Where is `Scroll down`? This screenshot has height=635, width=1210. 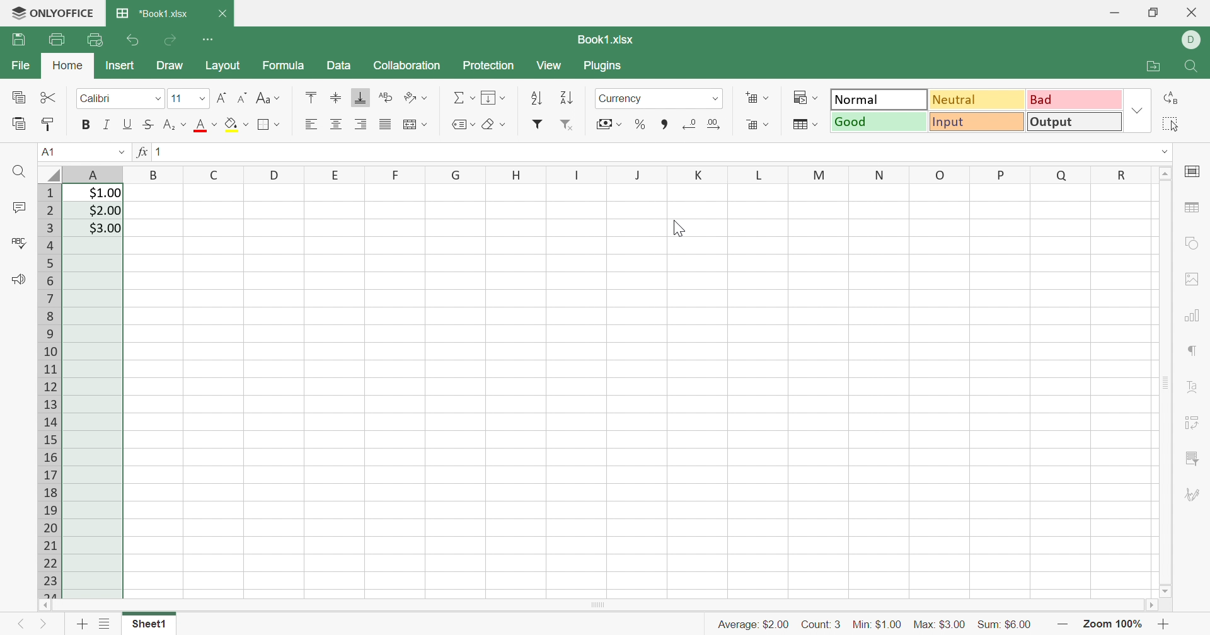
Scroll down is located at coordinates (1165, 592).